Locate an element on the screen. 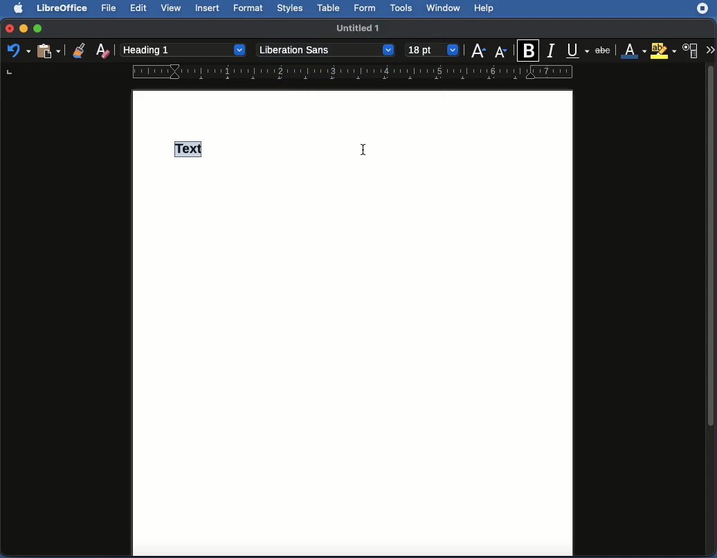 This screenshot has width=717, height=558. 12 point is located at coordinates (435, 50).